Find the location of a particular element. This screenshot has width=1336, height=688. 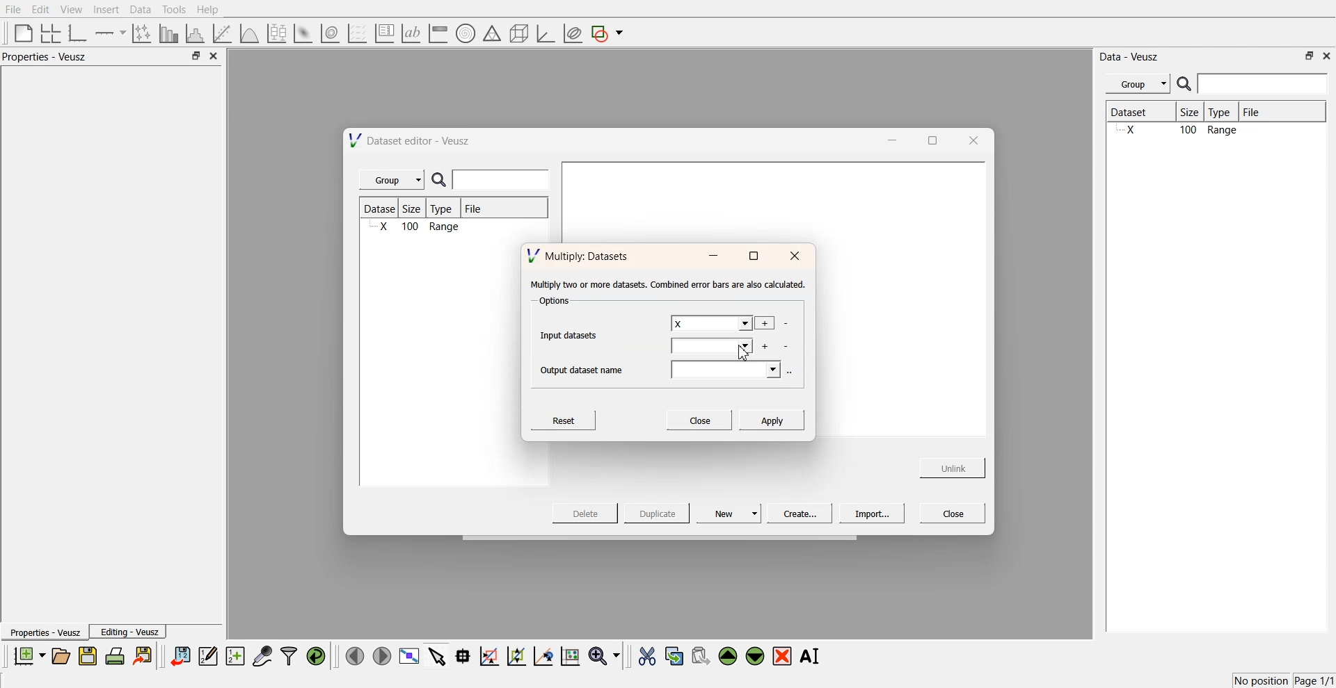

move left is located at coordinates (355, 655).